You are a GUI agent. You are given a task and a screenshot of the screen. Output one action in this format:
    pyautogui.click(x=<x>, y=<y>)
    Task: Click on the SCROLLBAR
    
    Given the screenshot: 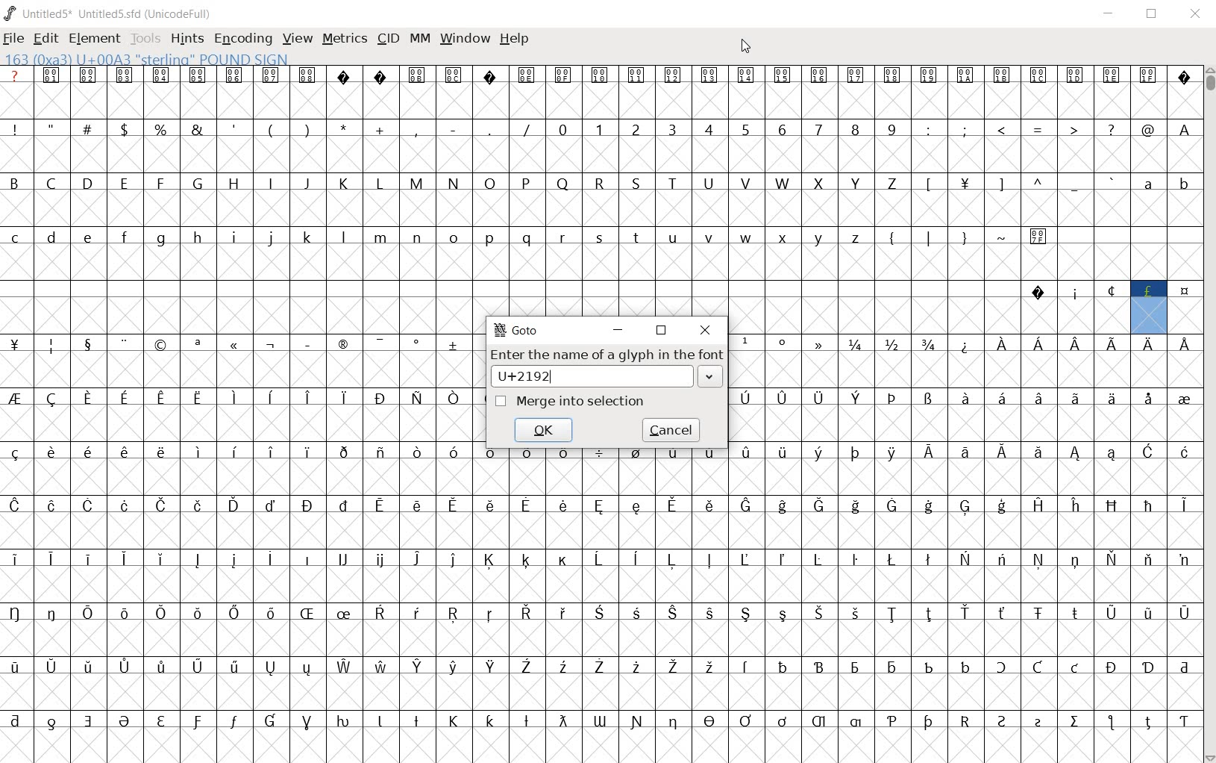 What is the action you would take?
    pyautogui.click(x=1209, y=413)
    